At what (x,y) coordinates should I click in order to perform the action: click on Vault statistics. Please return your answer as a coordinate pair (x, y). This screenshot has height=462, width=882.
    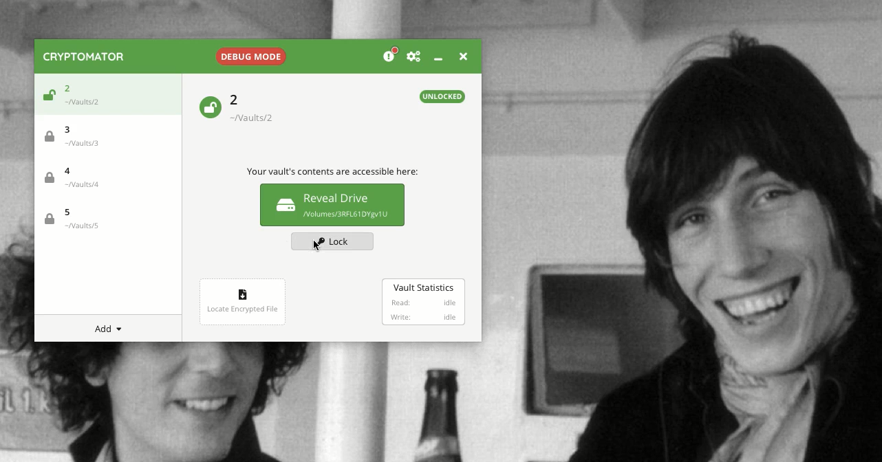
    Looking at the image, I should click on (422, 302).